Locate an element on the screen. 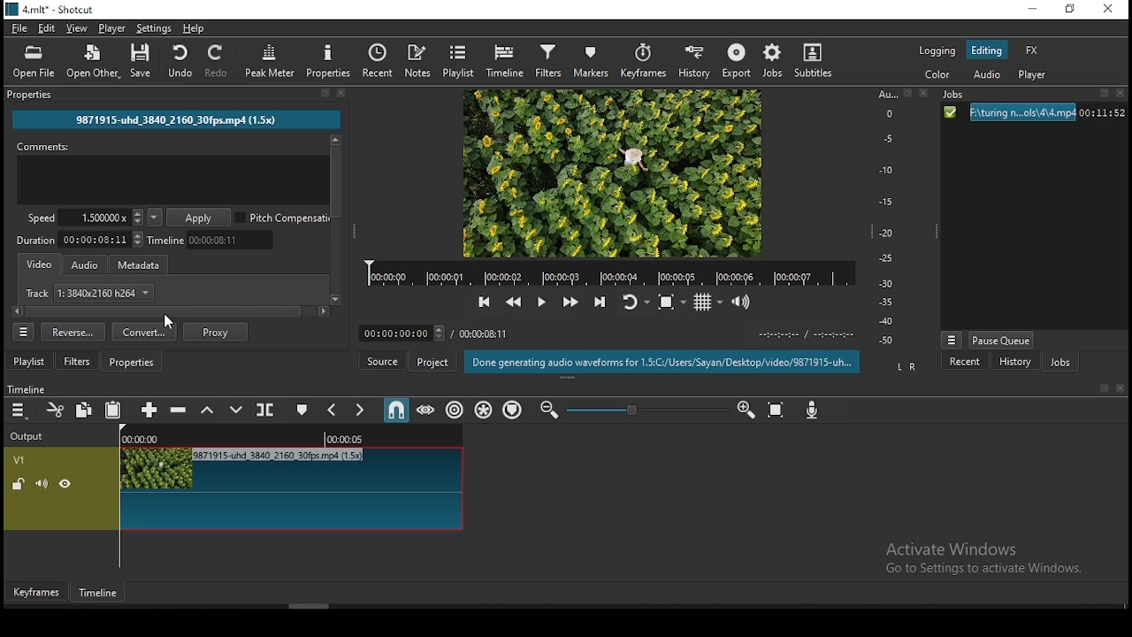  Output is located at coordinates (27, 435).